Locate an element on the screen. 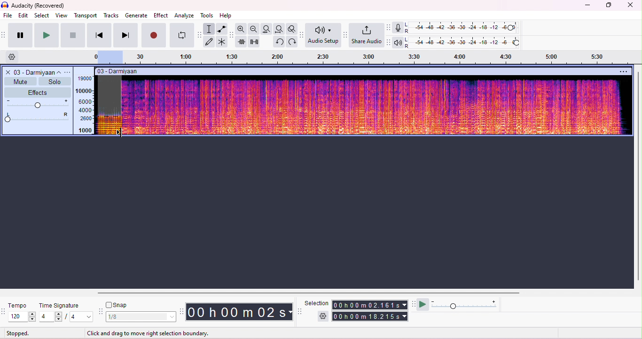 Image resolution: width=642 pixels, height=339 pixels. previous is located at coordinates (99, 35).